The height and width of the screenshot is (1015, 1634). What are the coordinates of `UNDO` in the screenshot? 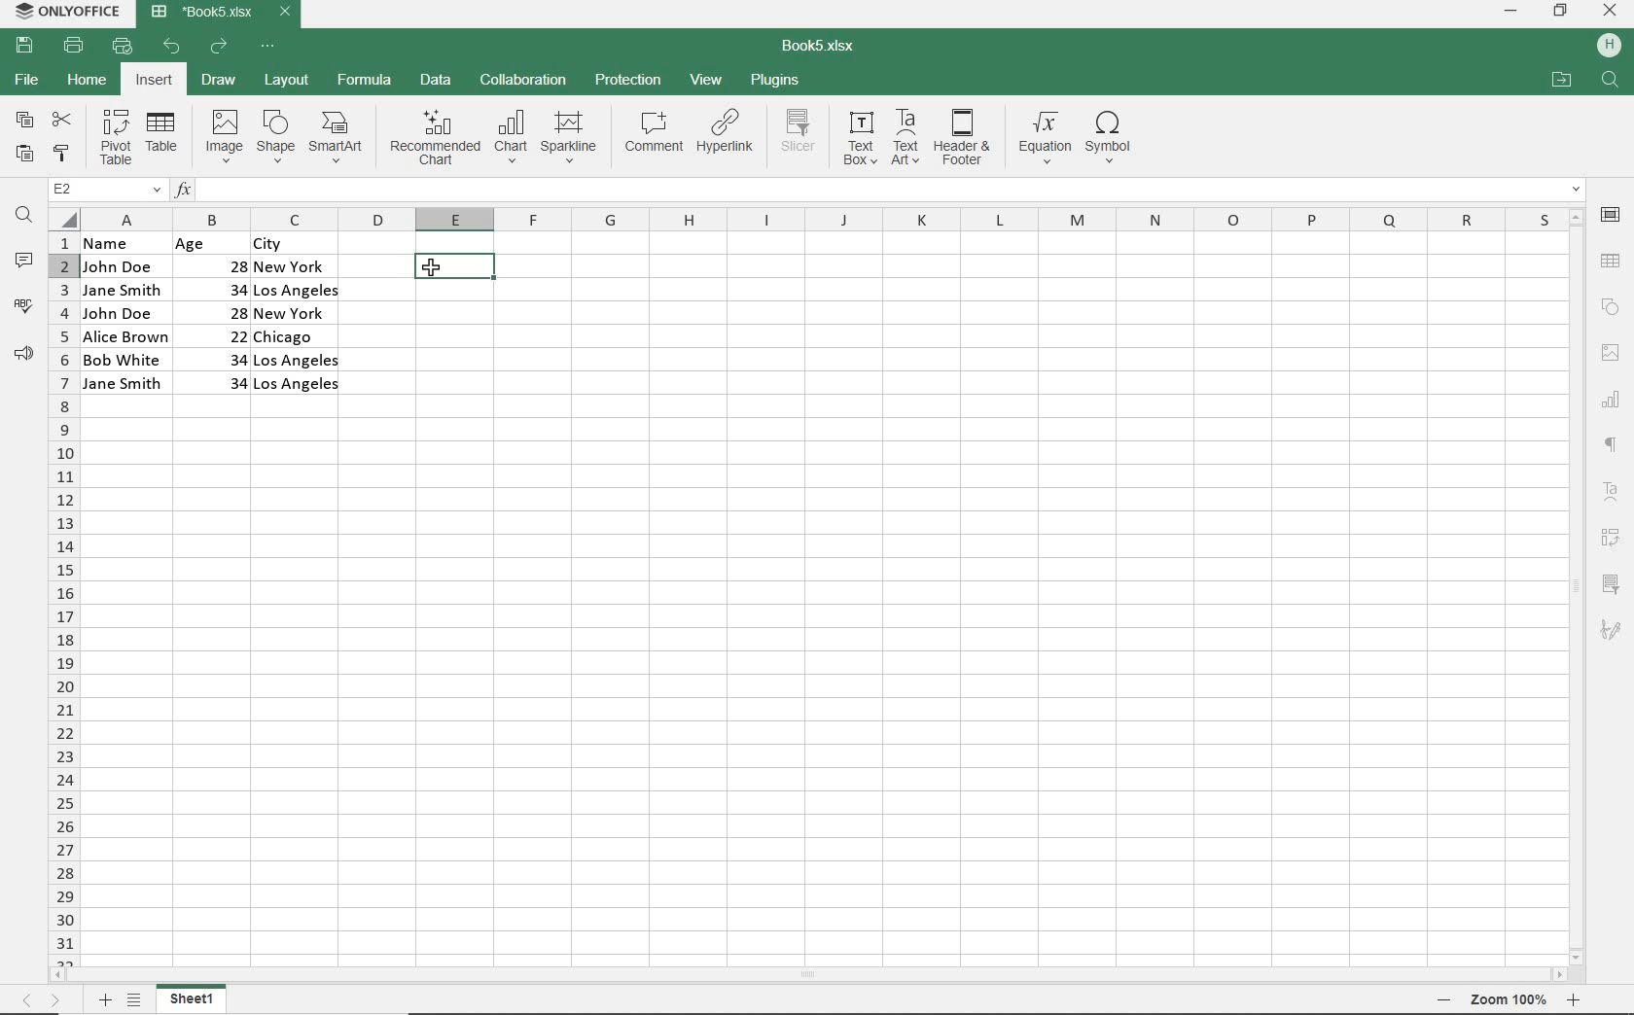 It's located at (172, 47).